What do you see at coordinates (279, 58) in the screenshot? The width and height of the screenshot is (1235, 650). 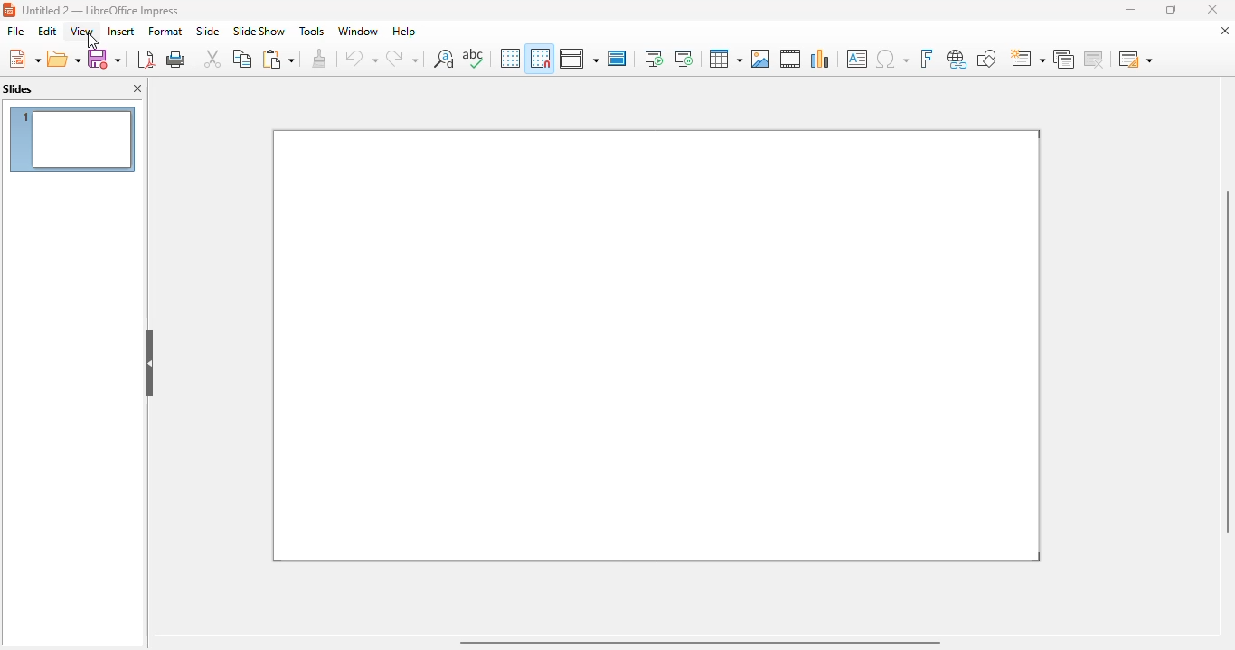 I see `paste` at bounding box center [279, 58].